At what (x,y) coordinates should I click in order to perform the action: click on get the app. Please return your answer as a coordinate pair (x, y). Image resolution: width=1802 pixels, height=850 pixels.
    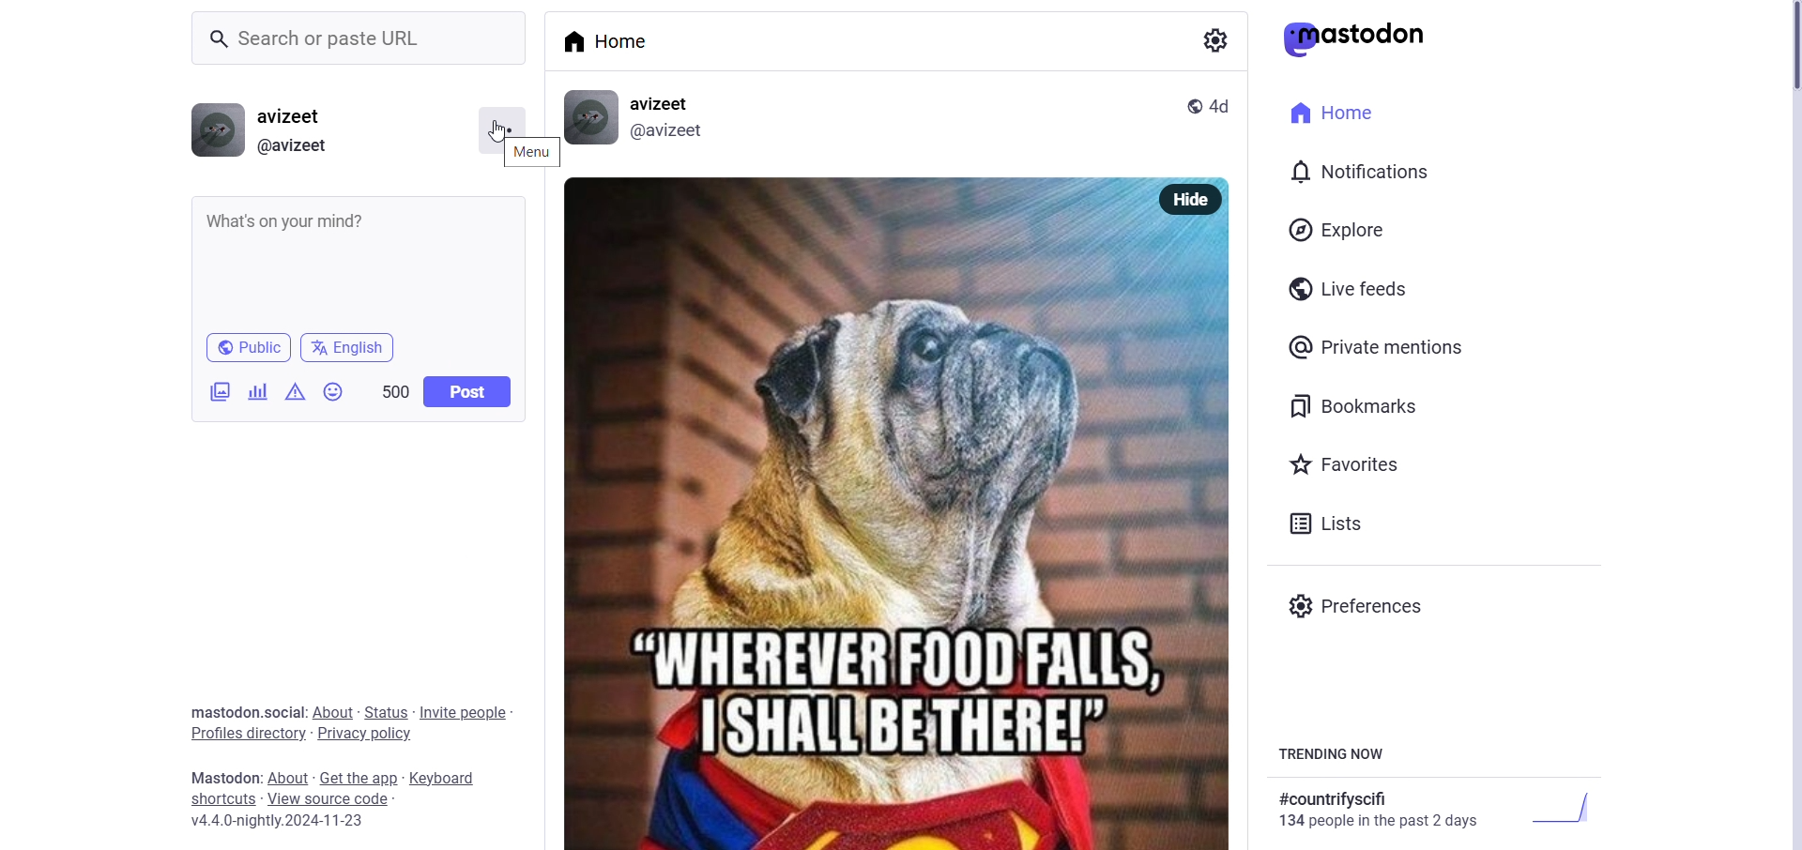
    Looking at the image, I should click on (360, 778).